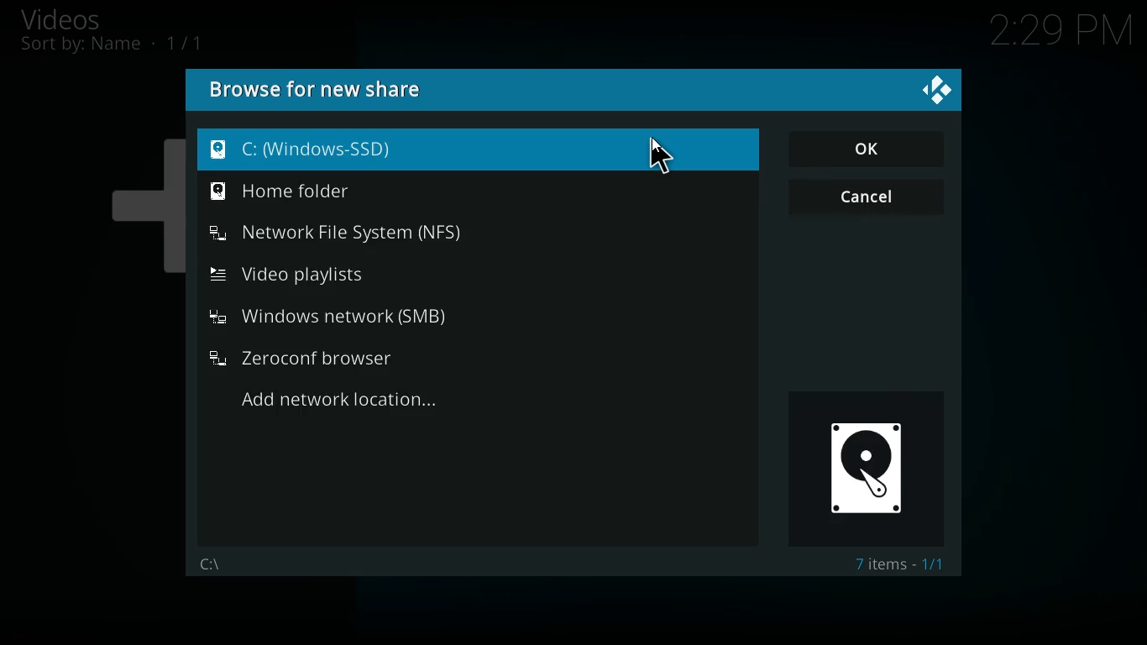 The height and width of the screenshot is (645, 1147). What do you see at coordinates (868, 465) in the screenshot?
I see `Image` at bounding box center [868, 465].